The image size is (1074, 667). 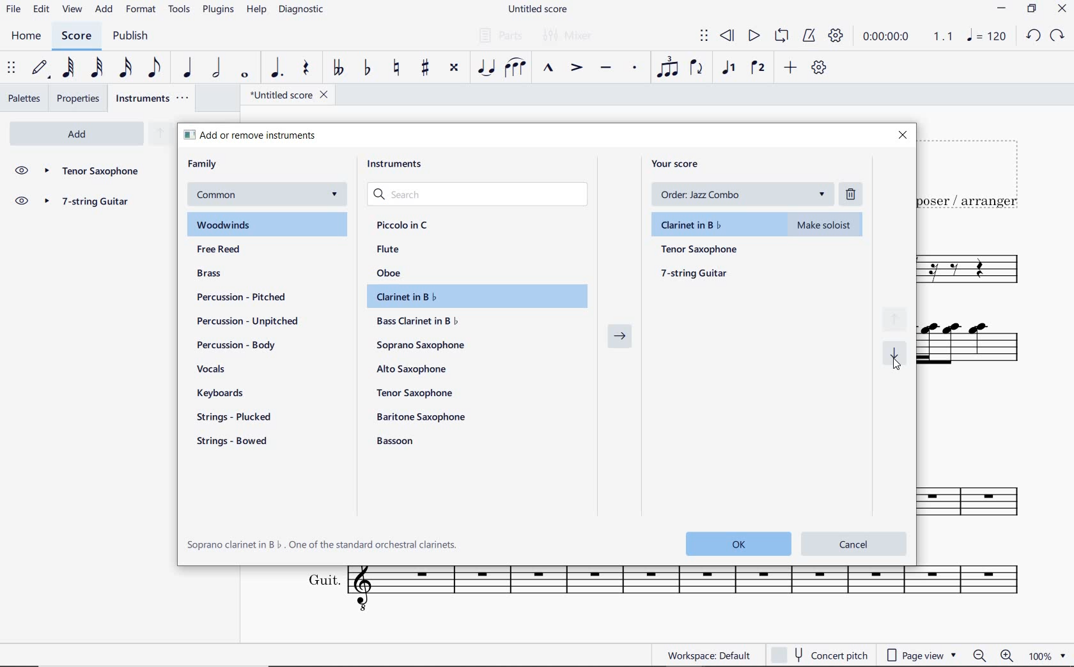 I want to click on SELECET TO MOVE, so click(x=12, y=68).